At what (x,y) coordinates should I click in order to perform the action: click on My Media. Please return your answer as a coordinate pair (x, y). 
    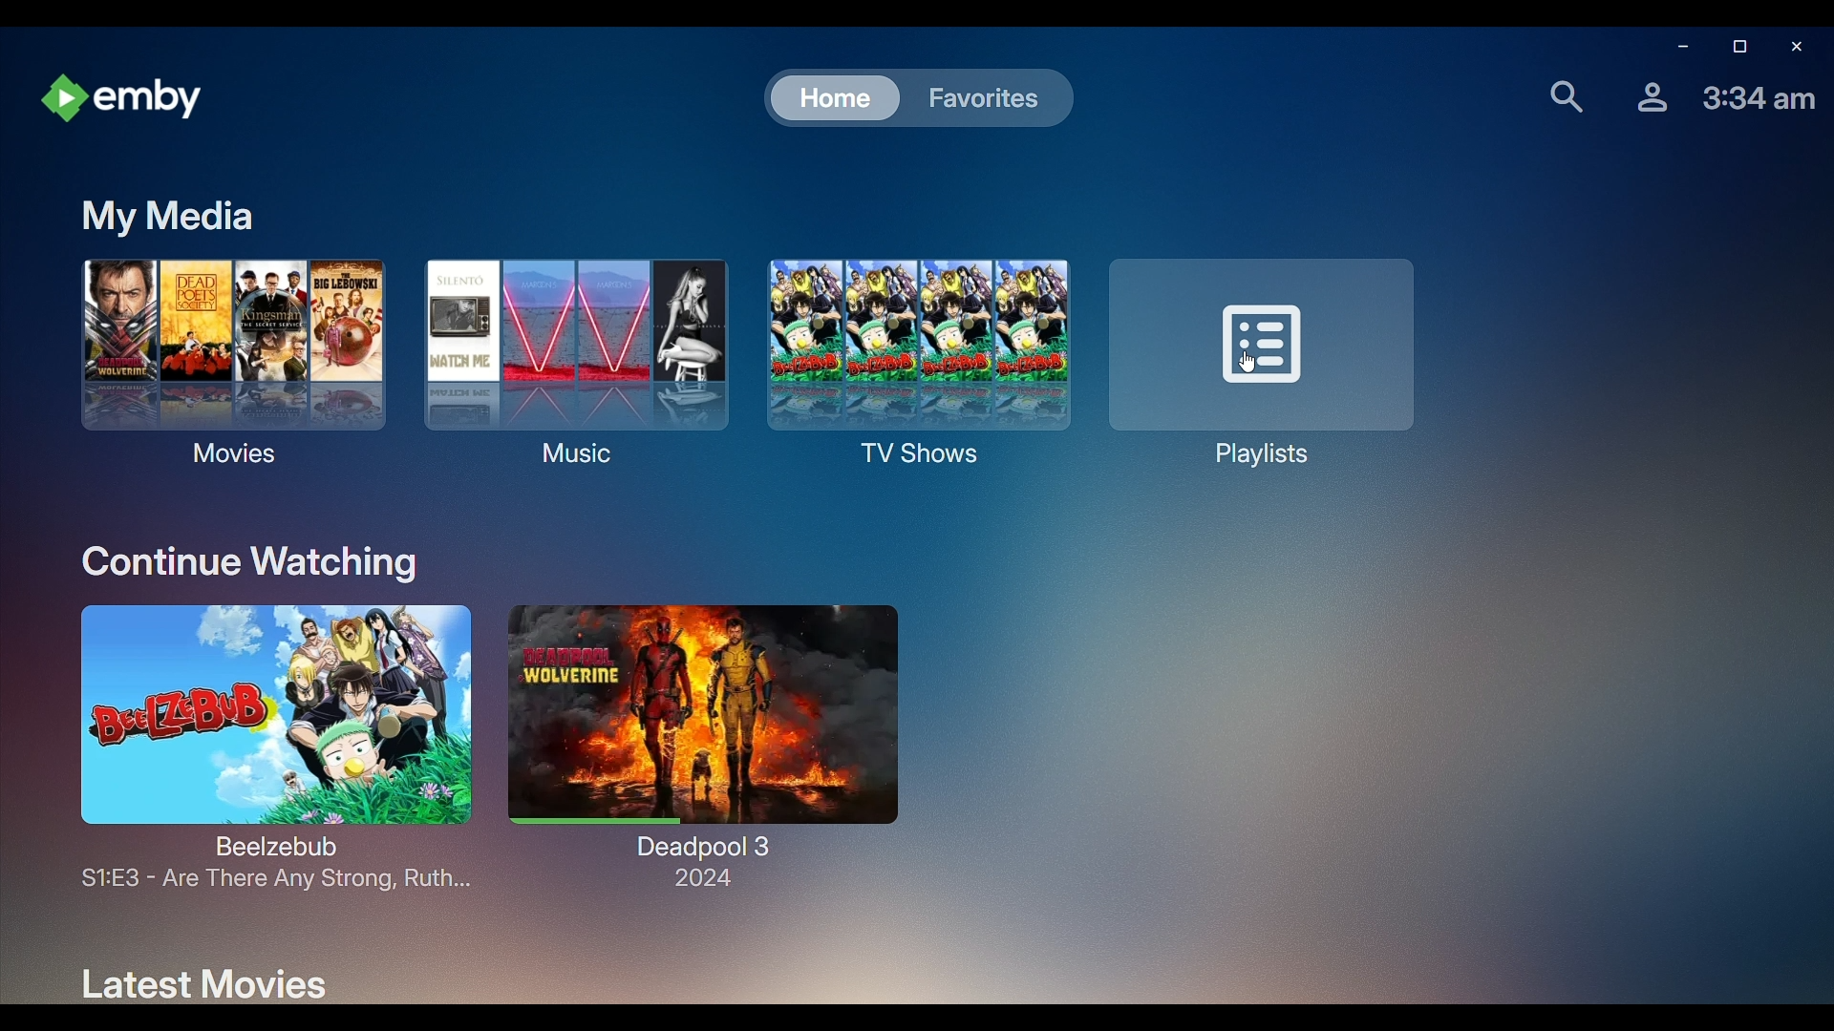
    Looking at the image, I should click on (169, 216).